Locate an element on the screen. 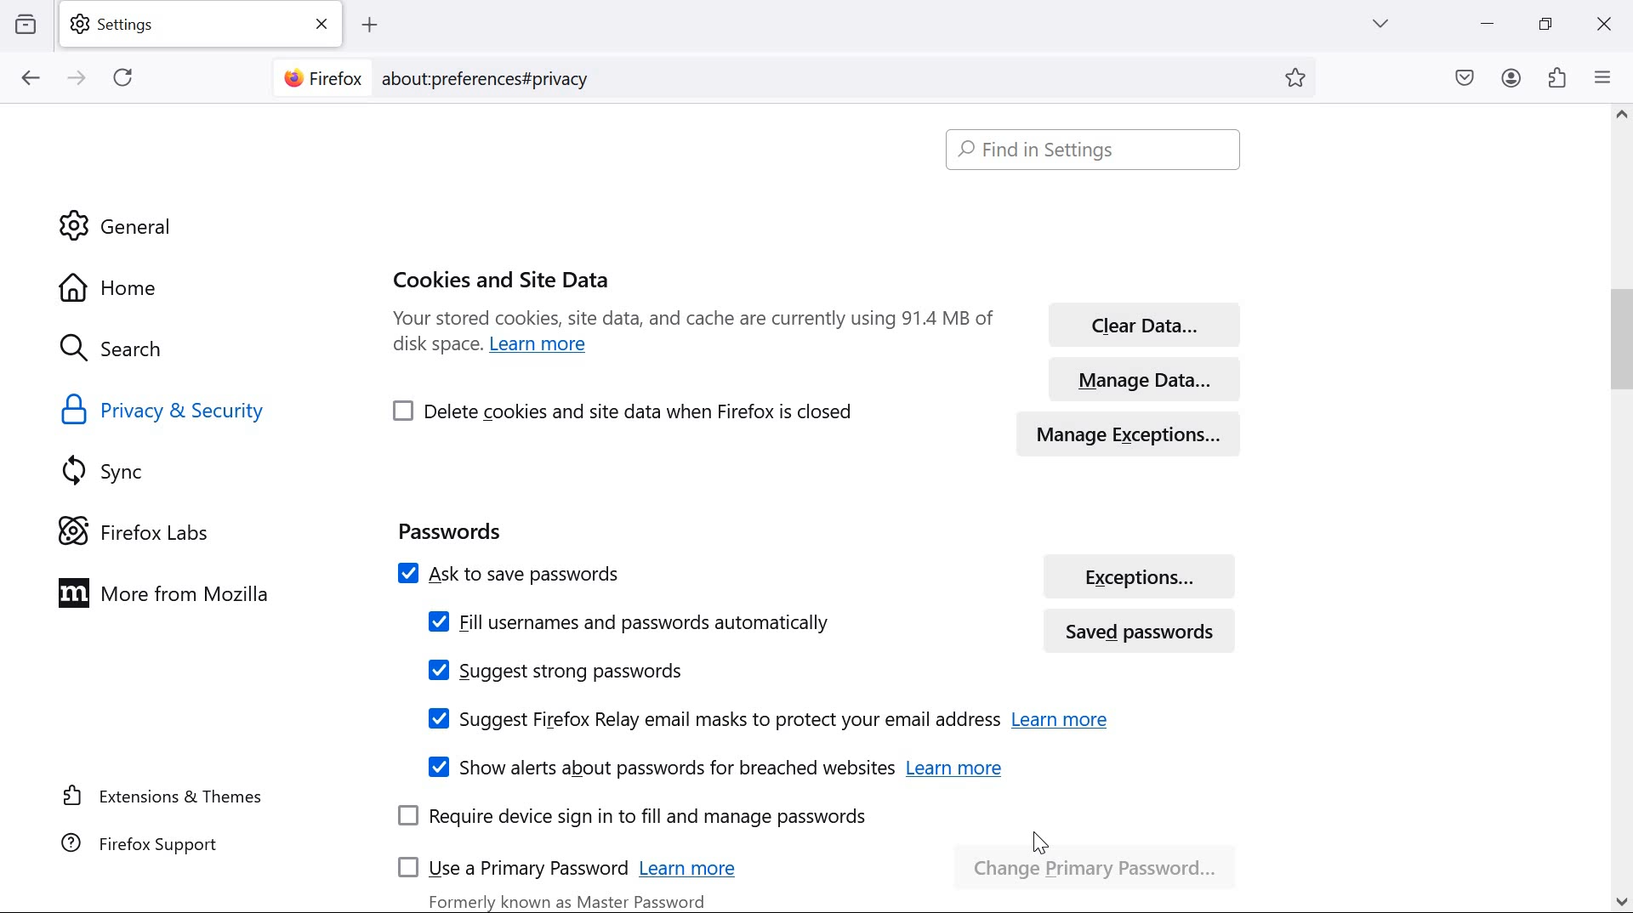  Delete cookies and site data when Firefox is closed is located at coordinates (625, 410).